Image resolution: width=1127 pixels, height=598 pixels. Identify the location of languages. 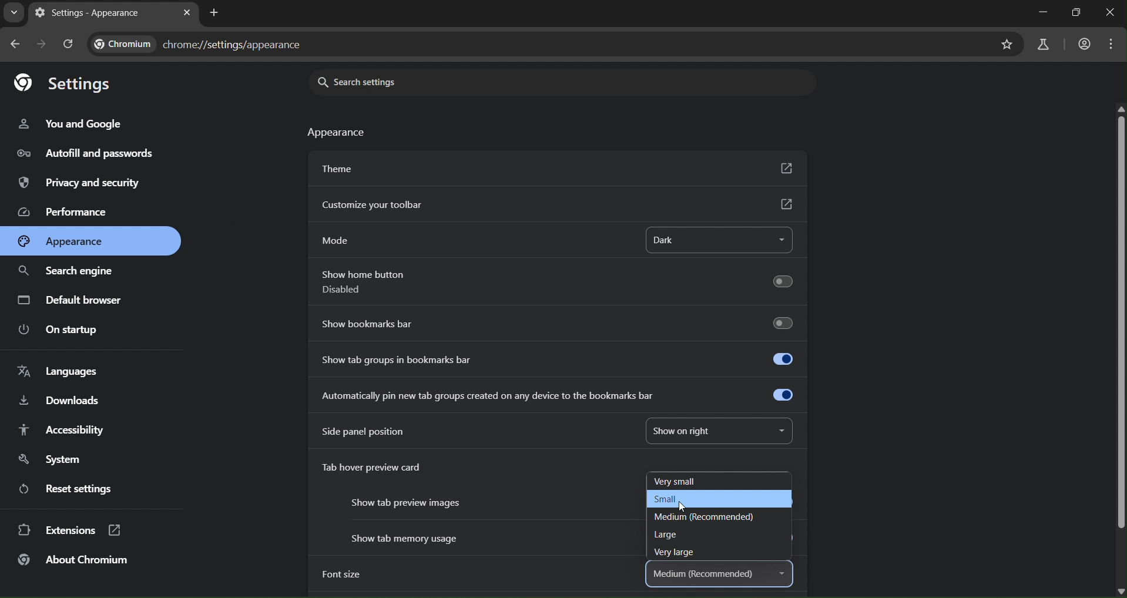
(57, 370).